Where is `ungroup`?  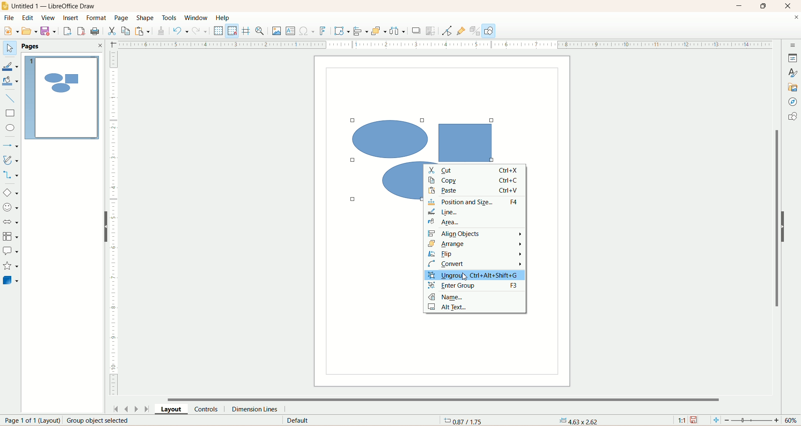 ungroup is located at coordinates (474, 275).